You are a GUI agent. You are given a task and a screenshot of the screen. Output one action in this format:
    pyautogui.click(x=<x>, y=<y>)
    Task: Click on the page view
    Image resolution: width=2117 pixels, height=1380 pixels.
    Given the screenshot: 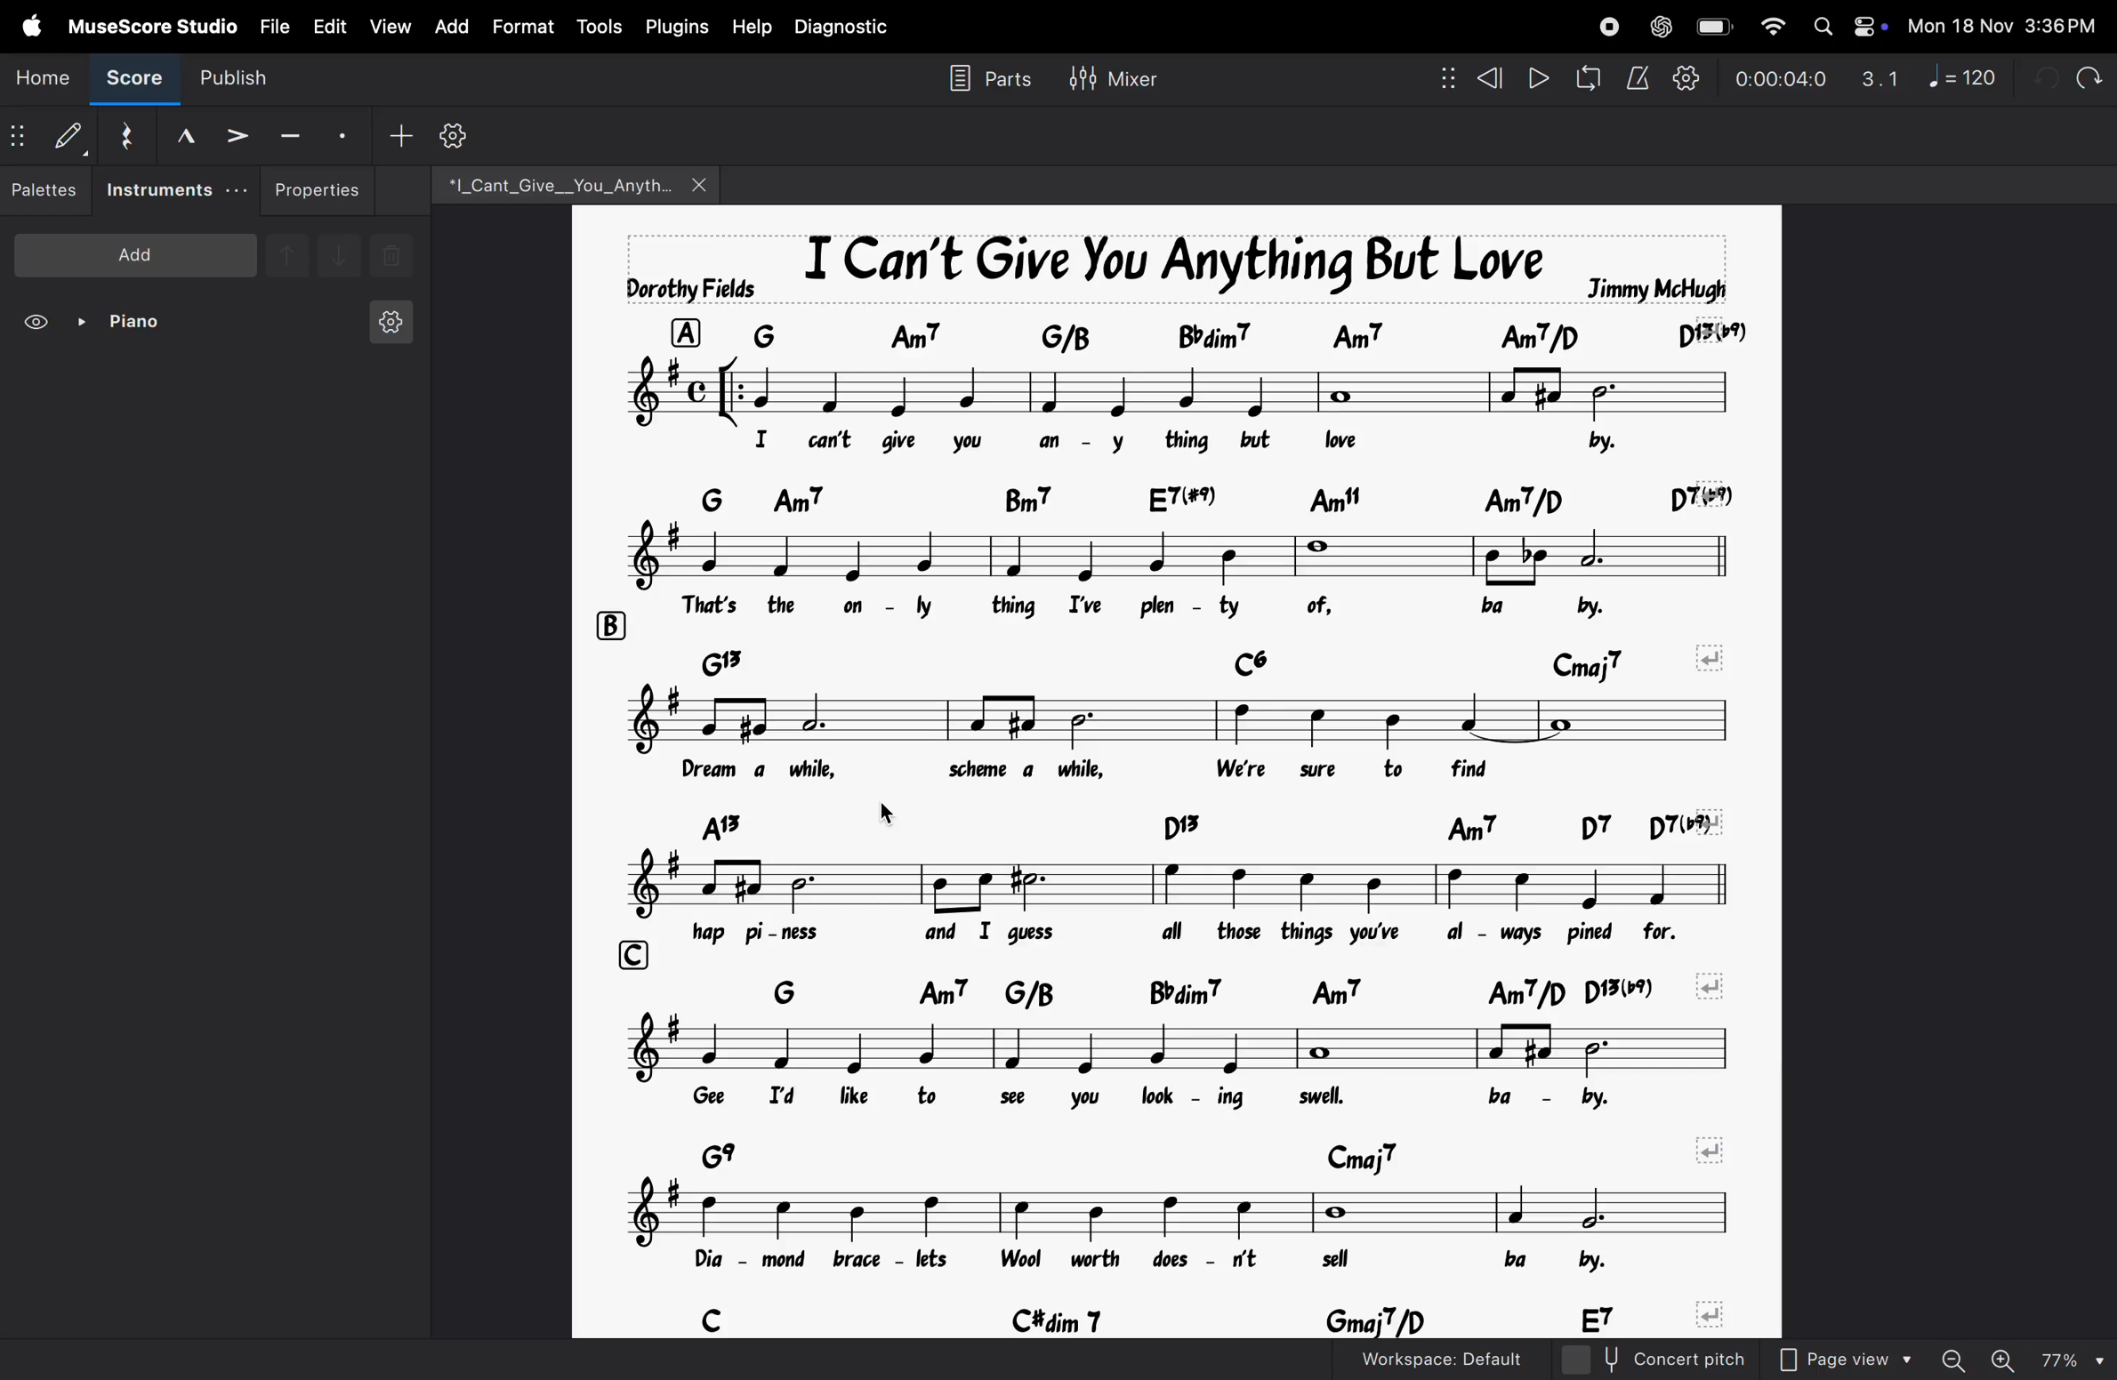 What is the action you would take?
    pyautogui.click(x=1844, y=1359)
    